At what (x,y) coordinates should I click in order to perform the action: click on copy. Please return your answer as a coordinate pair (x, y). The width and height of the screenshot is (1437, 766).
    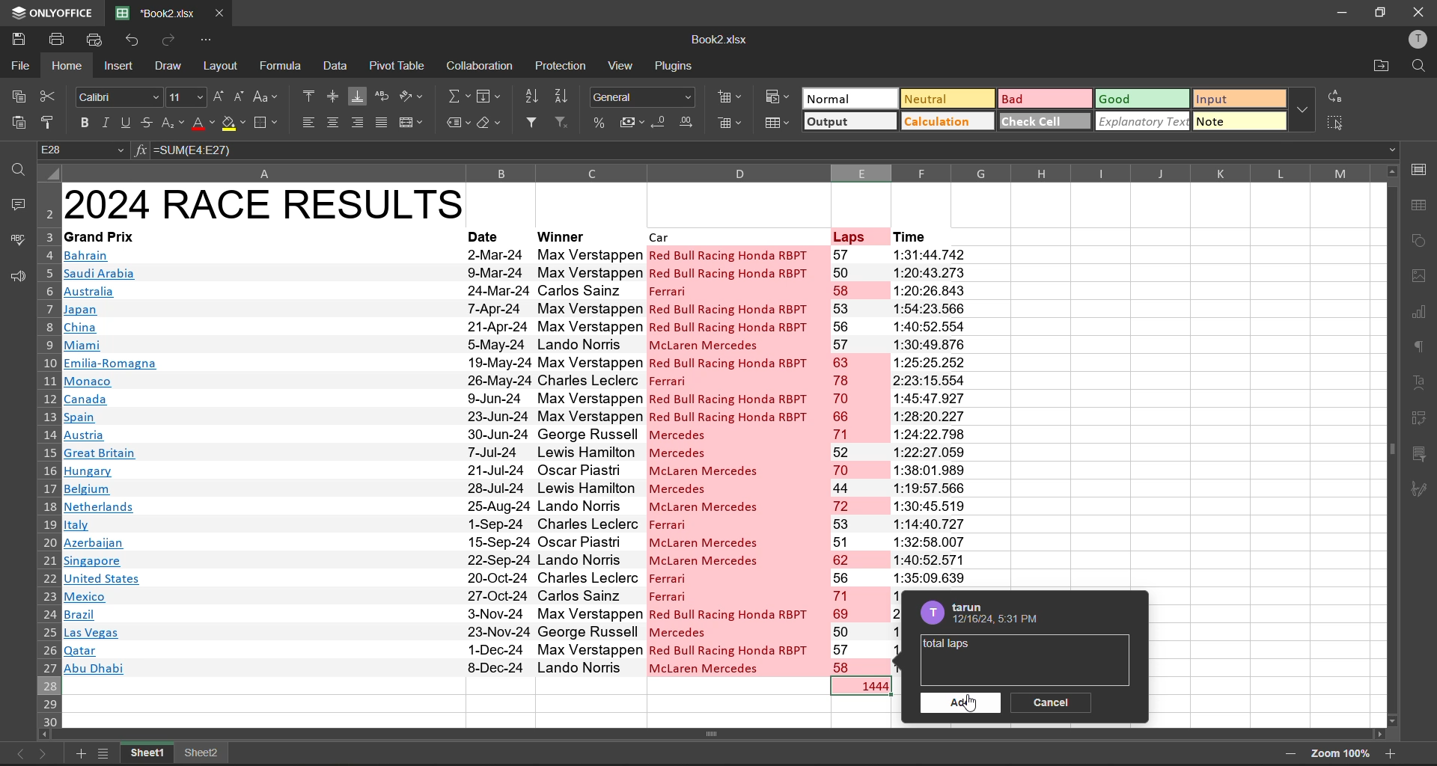
    Looking at the image, I should click on (16, 94).